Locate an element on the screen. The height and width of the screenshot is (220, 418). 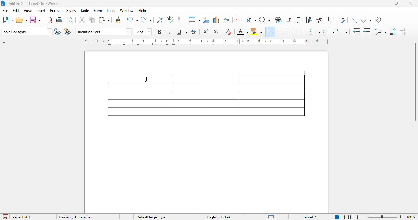
show draw functions is located at coordinates (378, 20).